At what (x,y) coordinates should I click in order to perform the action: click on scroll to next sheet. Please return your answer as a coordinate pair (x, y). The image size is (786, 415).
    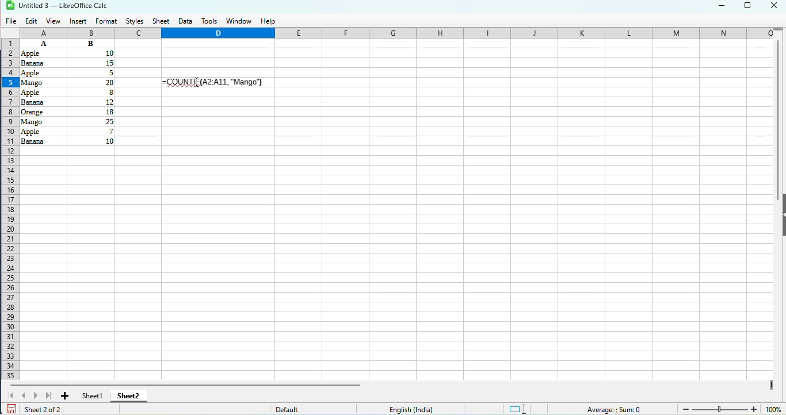
    Looking at the image, I should click on (37, 395).